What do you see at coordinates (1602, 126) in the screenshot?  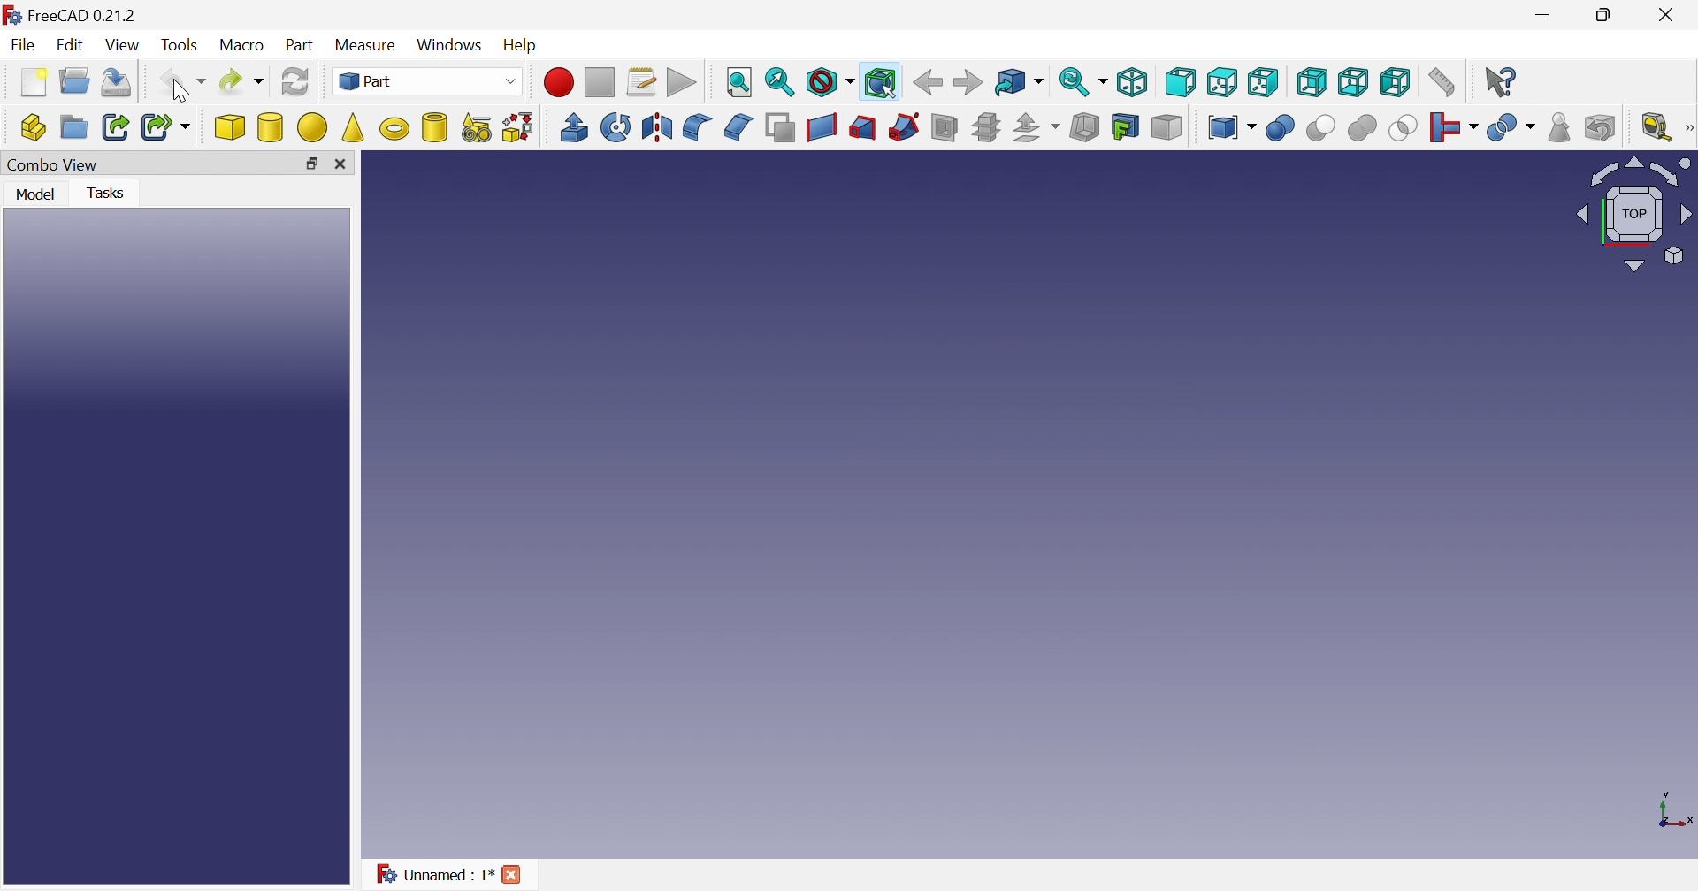 I see `Defeaturing` at bounding box center [1602, 126].